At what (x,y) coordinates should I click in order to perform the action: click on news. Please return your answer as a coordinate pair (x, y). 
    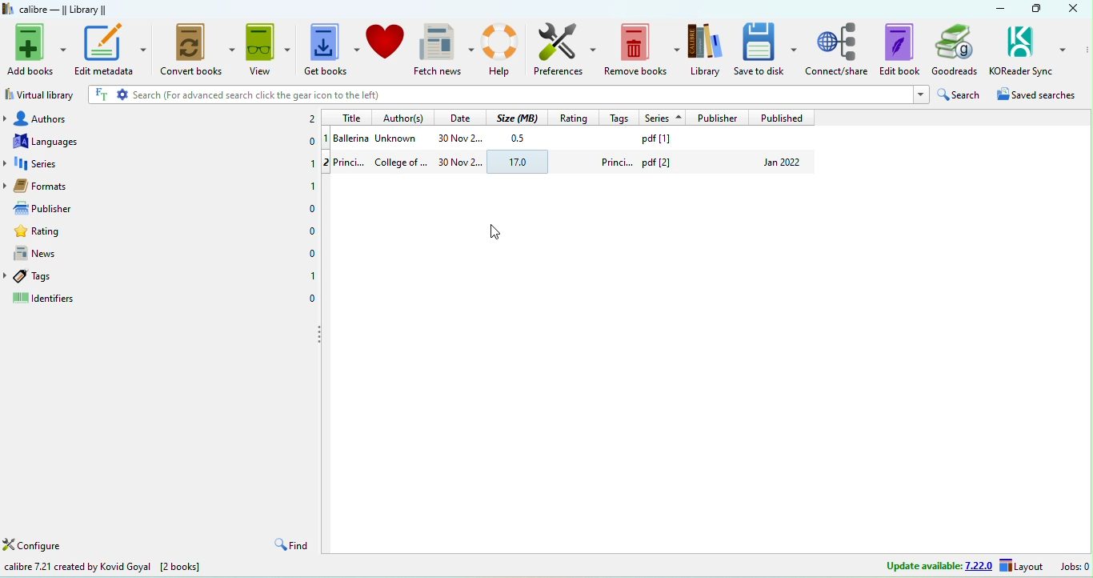
    Looking at the image, I should click on (57, 252).